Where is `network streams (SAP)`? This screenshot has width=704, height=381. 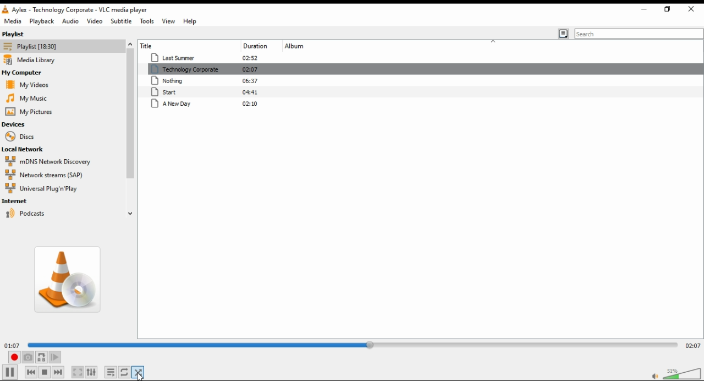 network streams (SAP) is located at coordinates (46, 174).